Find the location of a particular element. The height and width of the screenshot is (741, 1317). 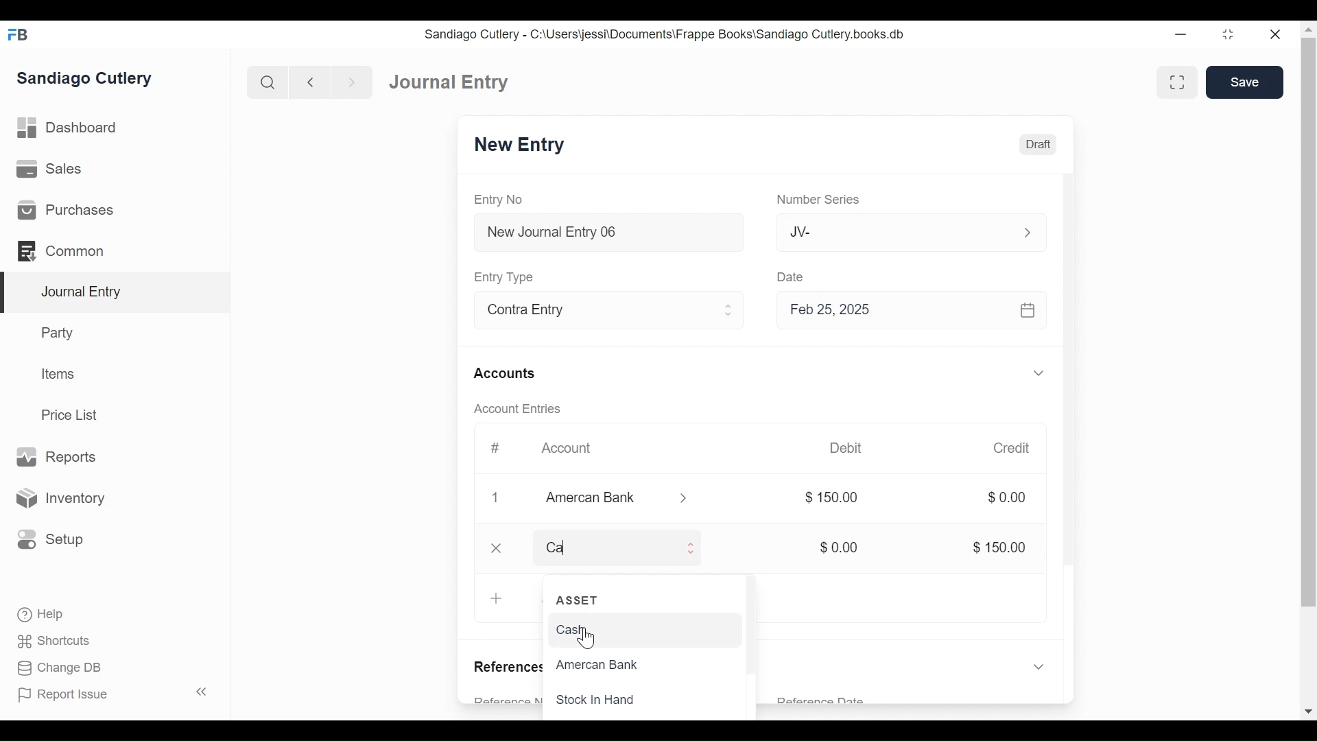

Vertical Scroll bar is located at coordinates (1309, 323).